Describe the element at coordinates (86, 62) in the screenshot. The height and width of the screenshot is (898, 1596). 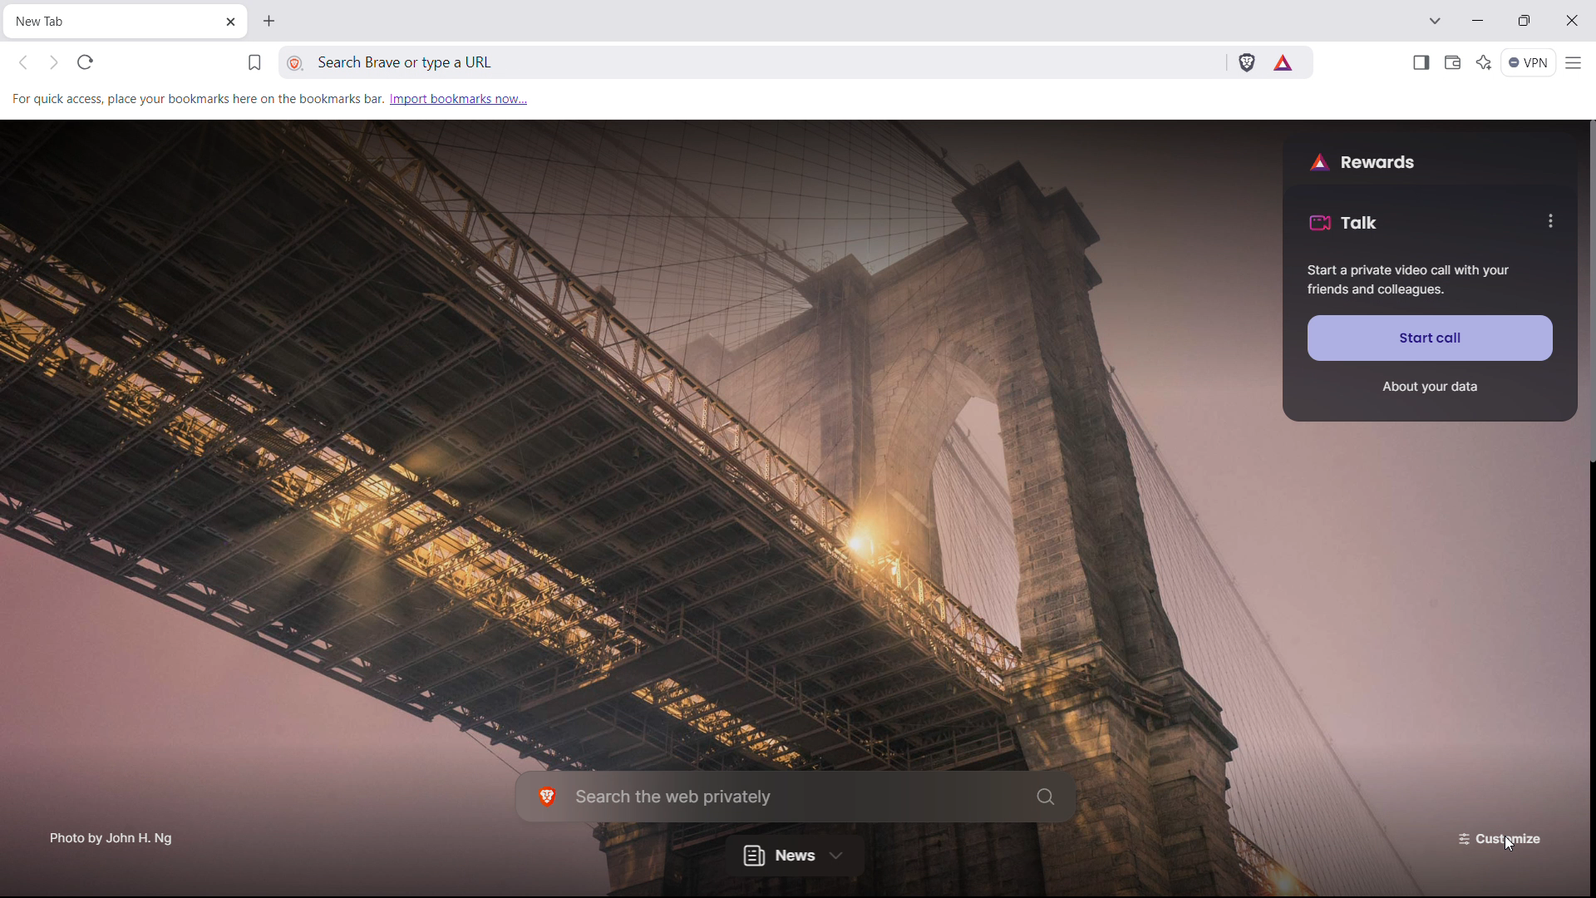
I see `reload this page` at that location.